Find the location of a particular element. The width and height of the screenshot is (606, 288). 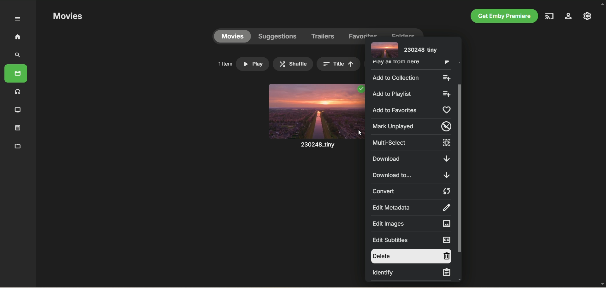

add to playlist is located at coordinates (410, 93).